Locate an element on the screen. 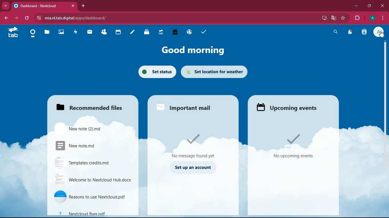  favourite is located at coordinates (343, 18).